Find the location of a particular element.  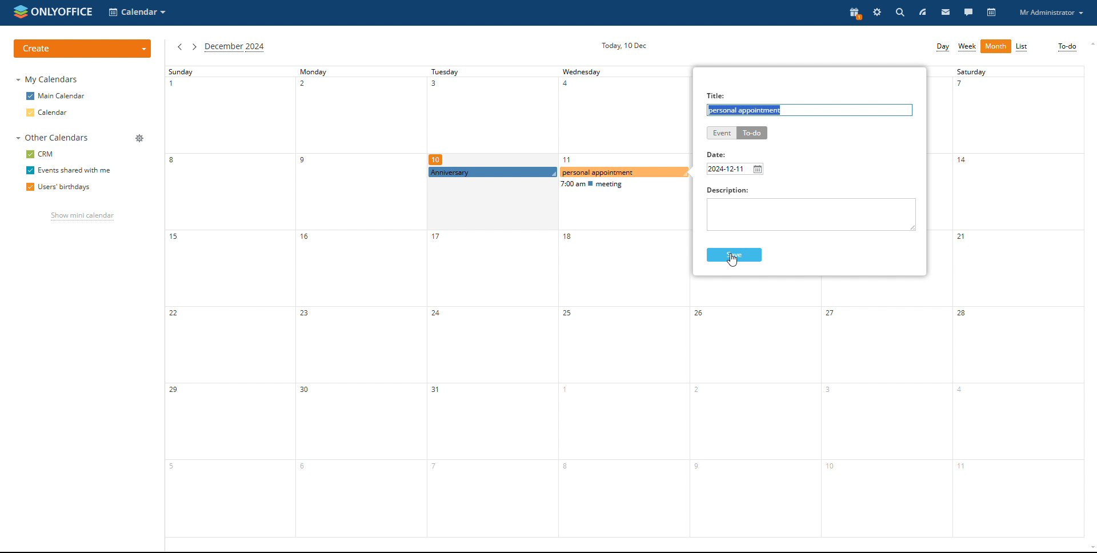

to-do being create is located at coordinates (624, 171).